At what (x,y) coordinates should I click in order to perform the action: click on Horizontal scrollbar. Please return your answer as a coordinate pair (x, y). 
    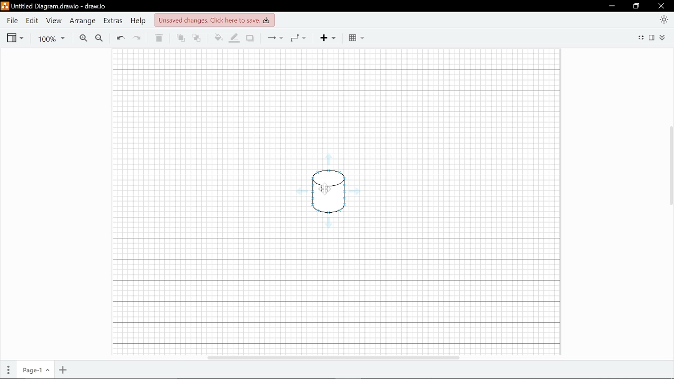
    Looking at the image, I should click on (333, 357).